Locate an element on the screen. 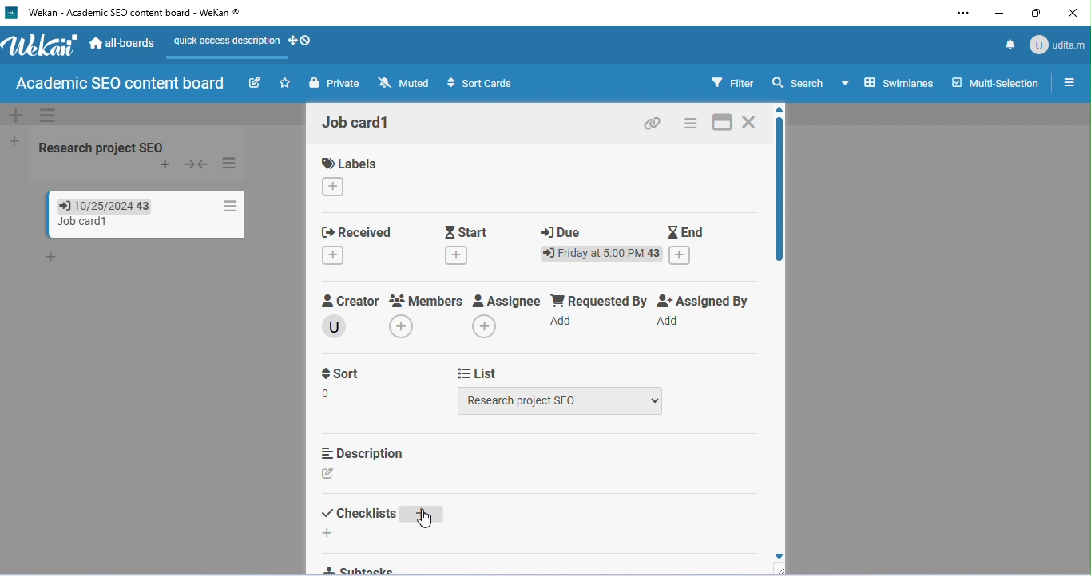 The image size is (1091, 576). creator is located at coordinates (351, 302).